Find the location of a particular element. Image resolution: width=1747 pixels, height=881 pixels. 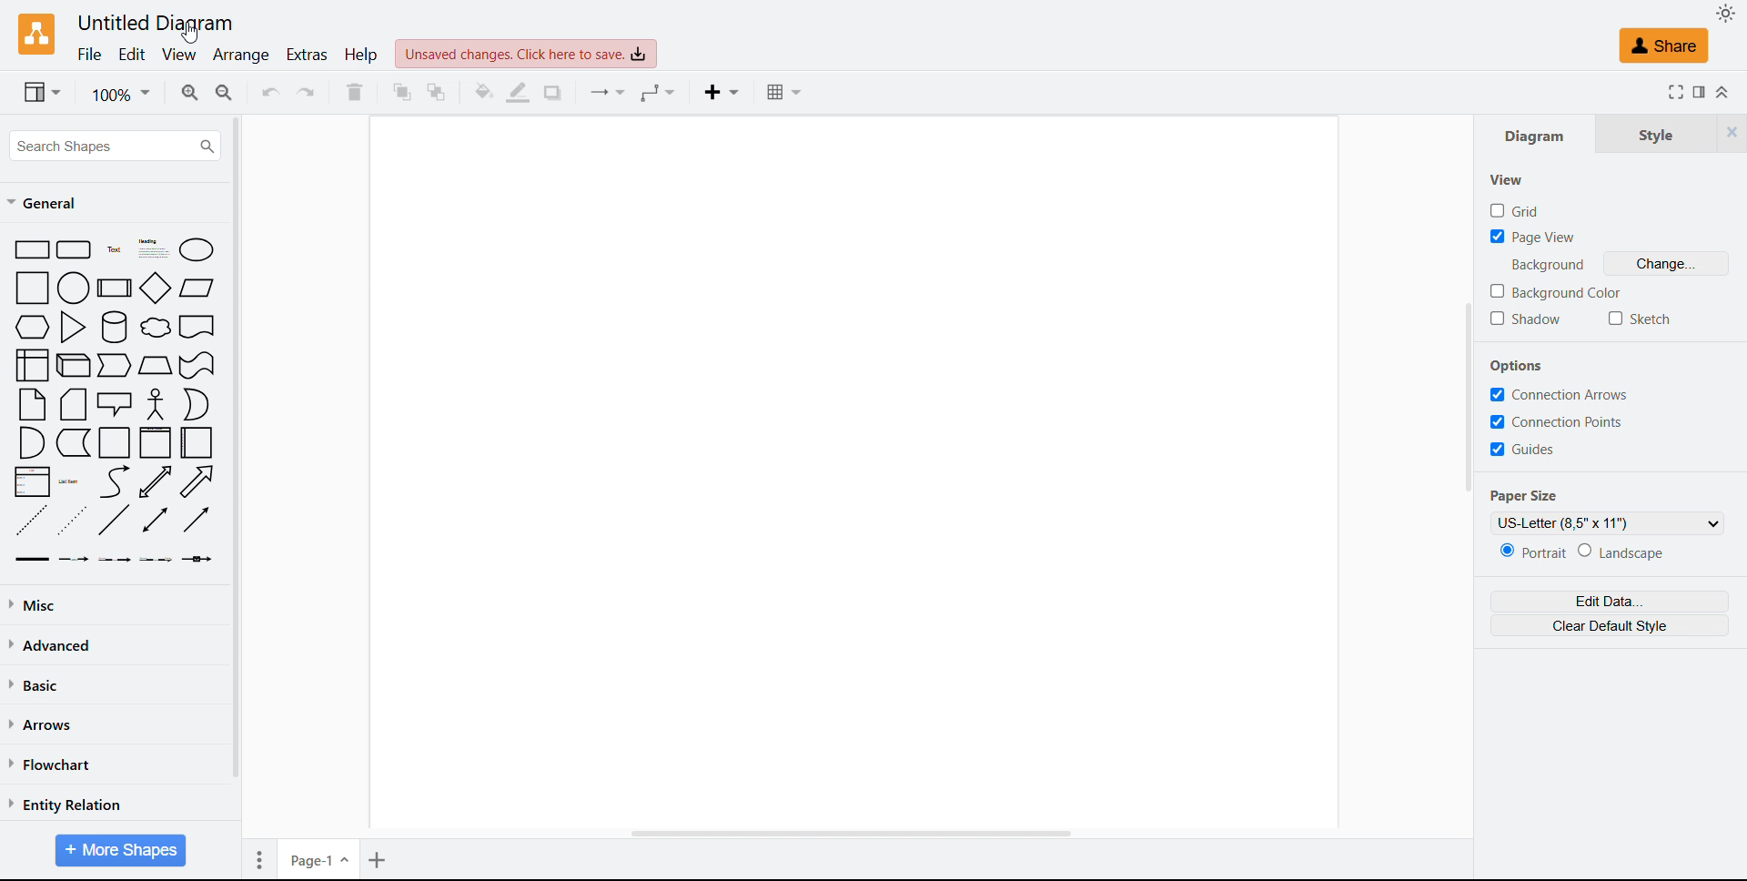

Basic  is located at coordinates (38, 684).